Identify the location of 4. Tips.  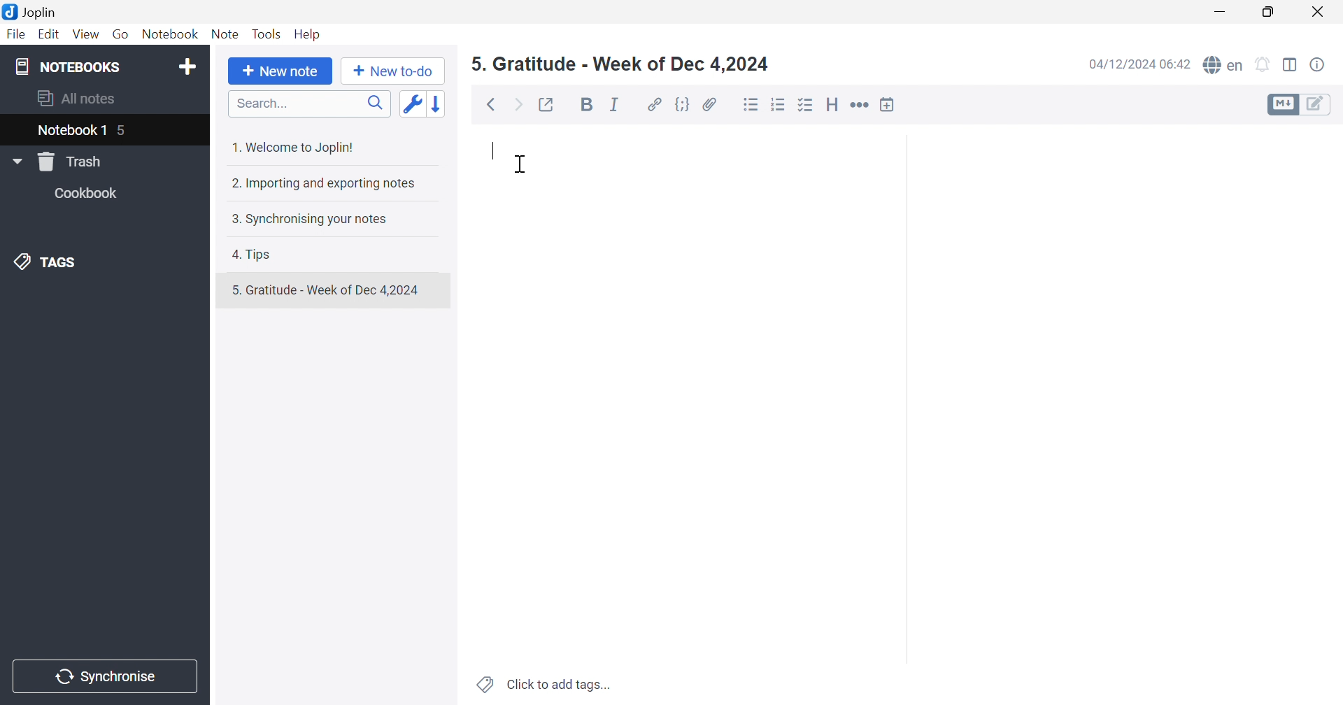
(254, 255).